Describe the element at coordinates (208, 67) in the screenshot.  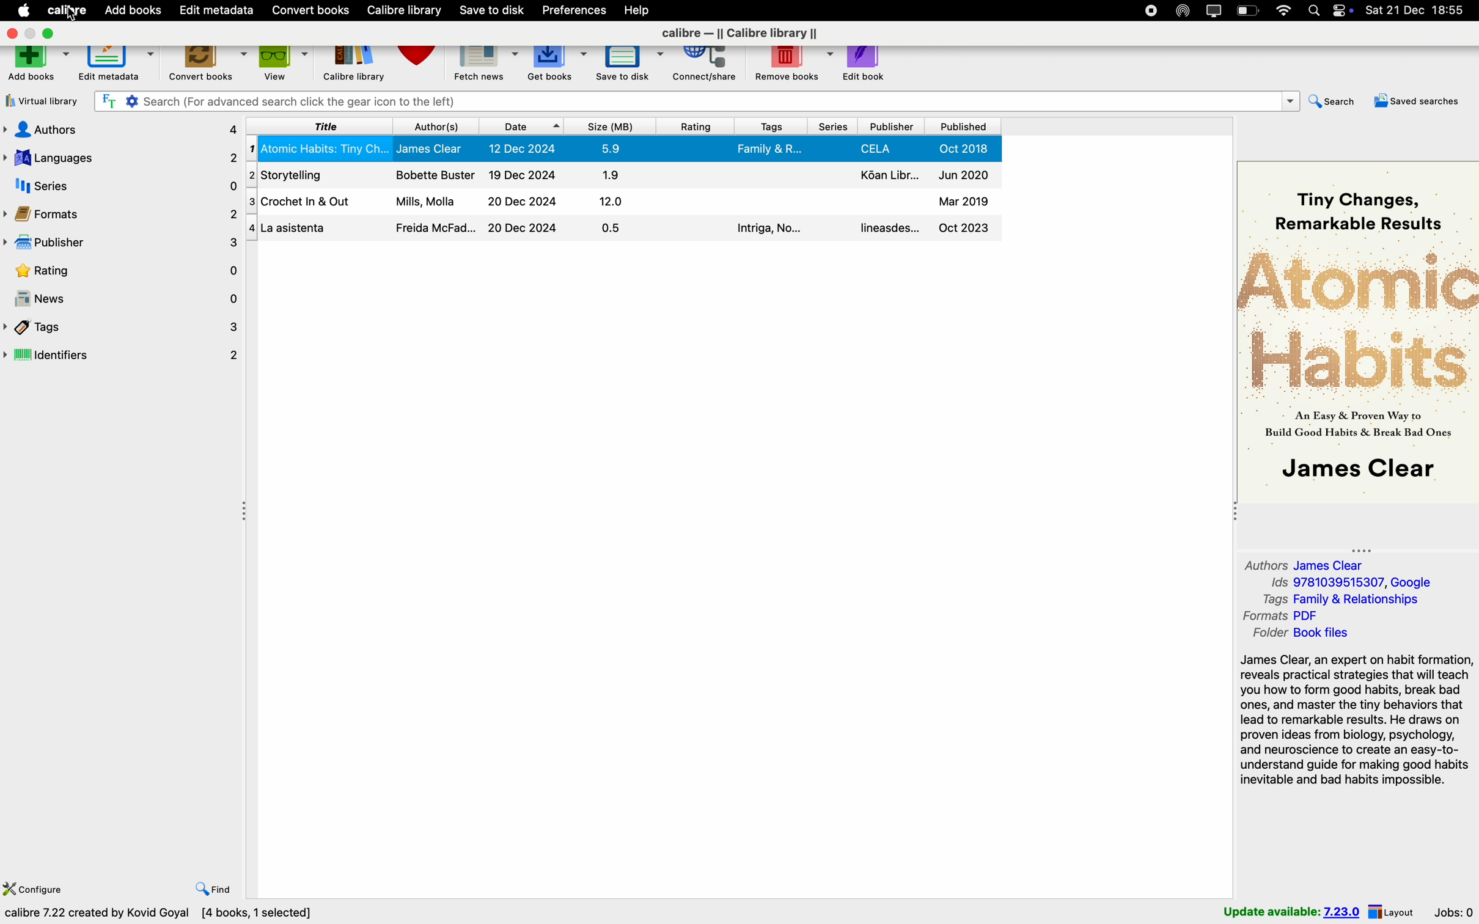
I see `convert books` at that location.